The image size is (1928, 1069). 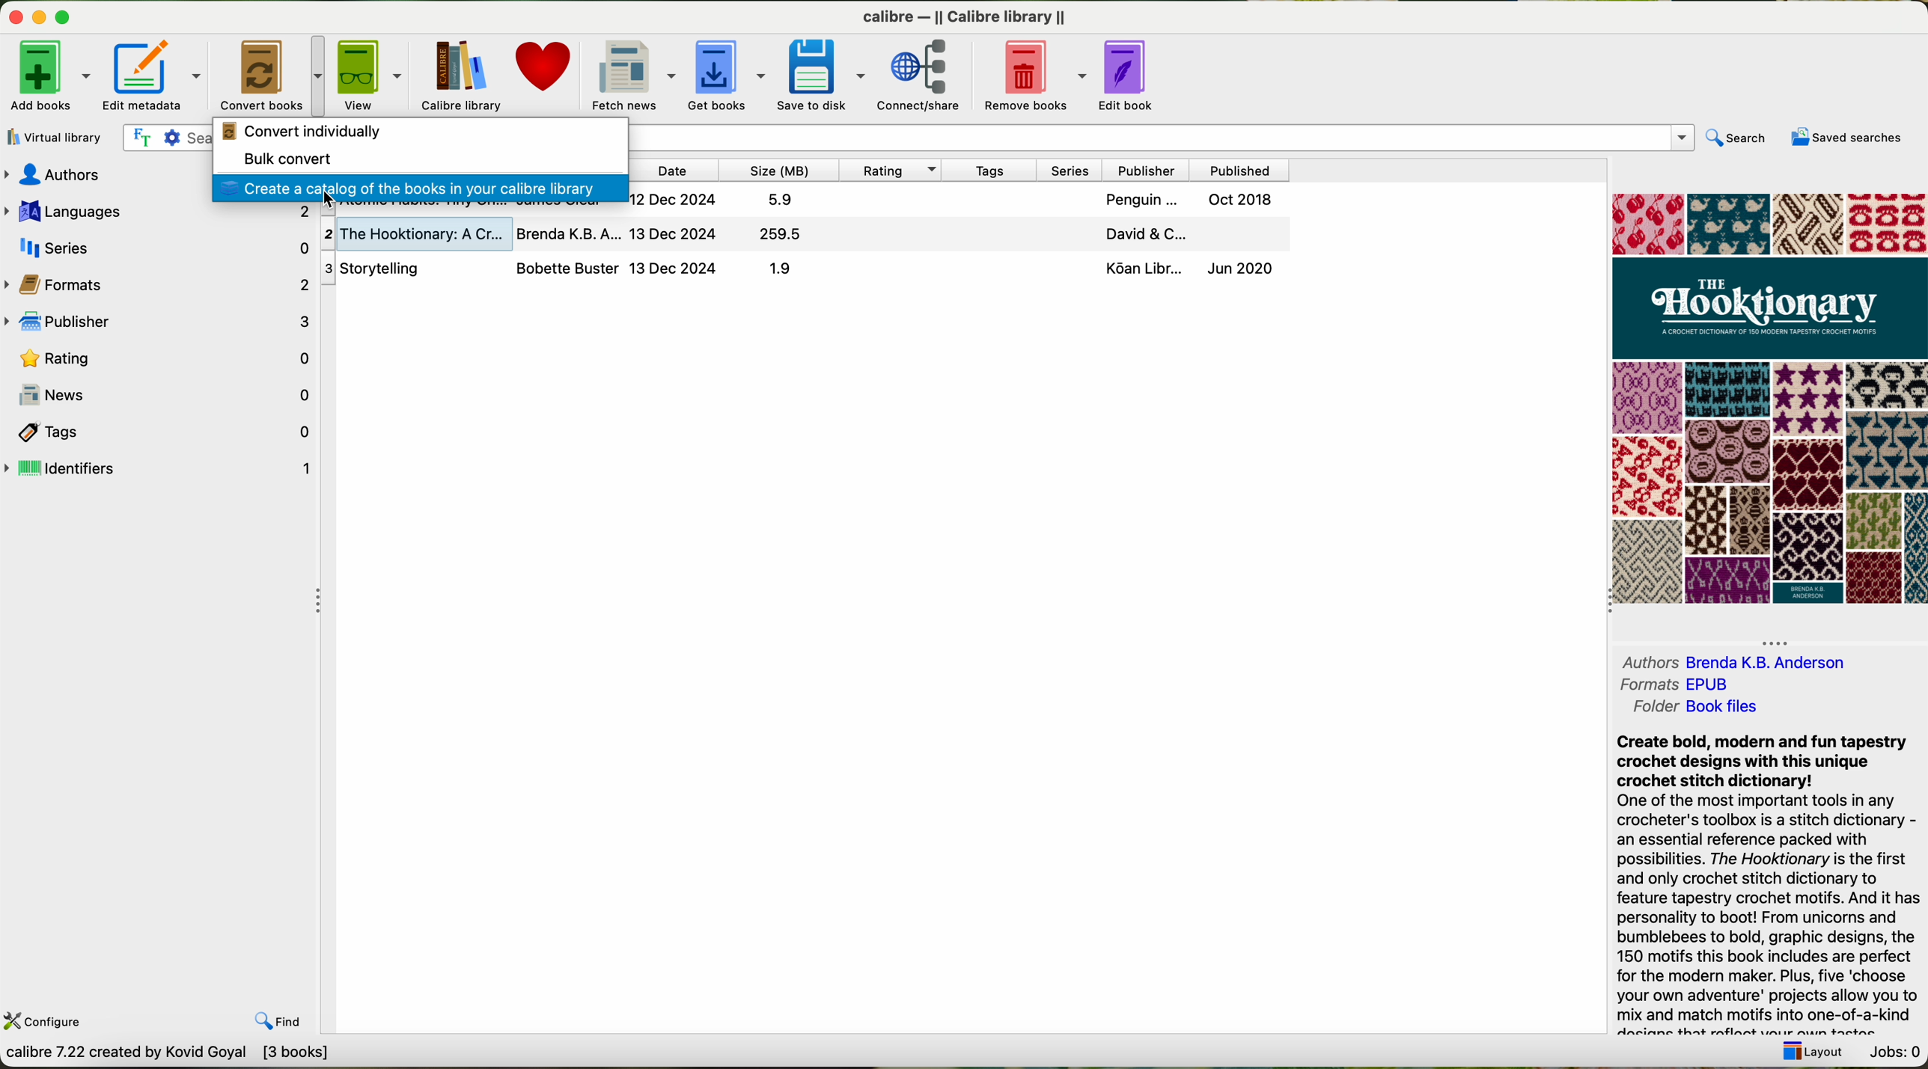 What do you see at coordinates (1897, 1050) in the screenshot?
I see `Jobs: 0` at bounding box center [1897, 1050].